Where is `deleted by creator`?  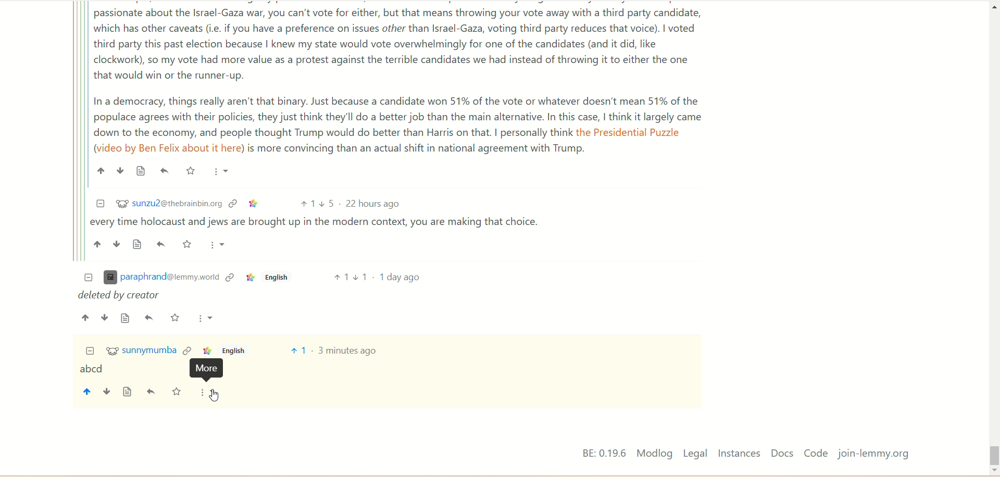 deleted by creator is located at coordinates (121, 296).